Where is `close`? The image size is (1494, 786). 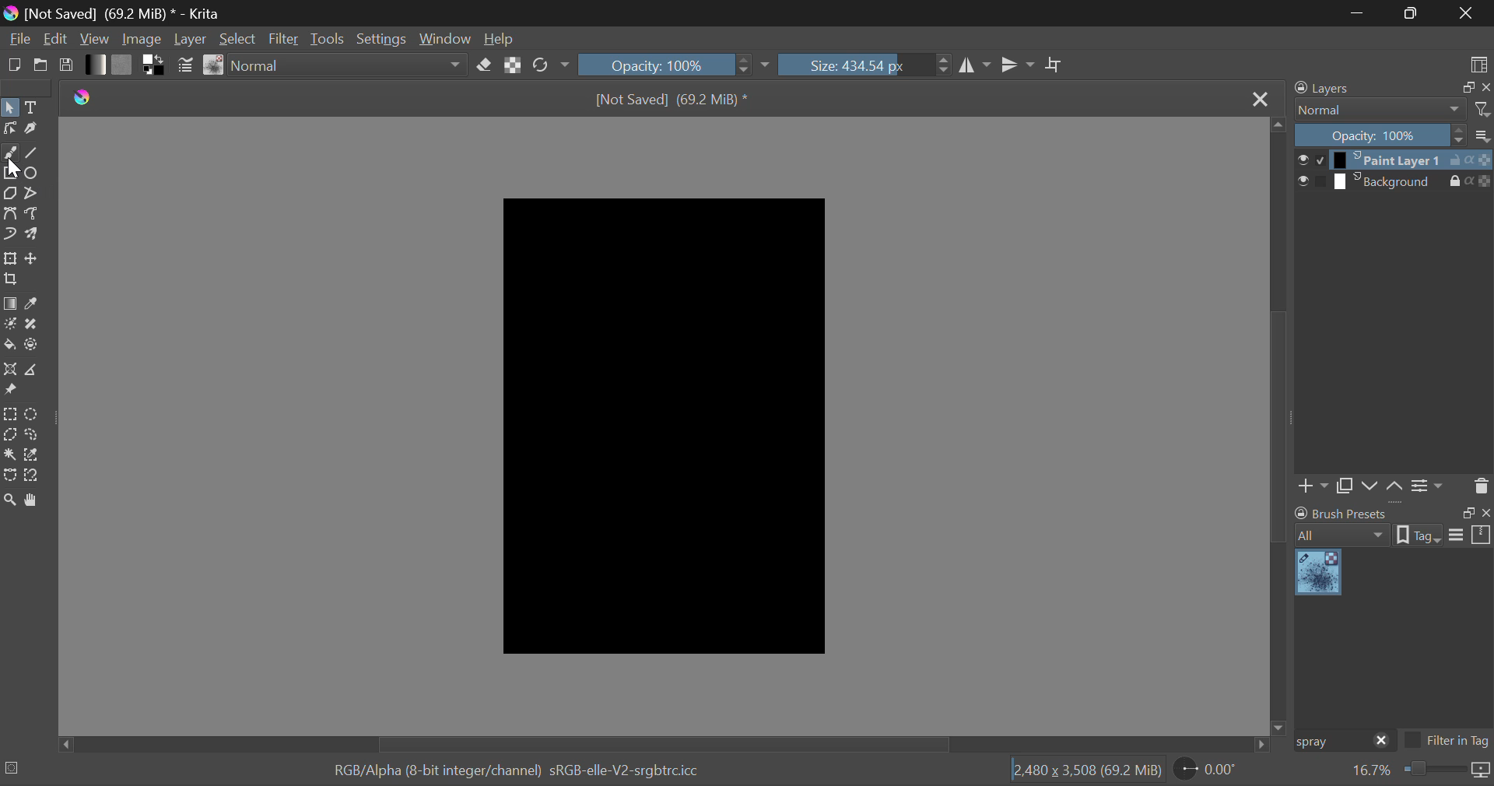
close is located at coordinates (1485, 88).